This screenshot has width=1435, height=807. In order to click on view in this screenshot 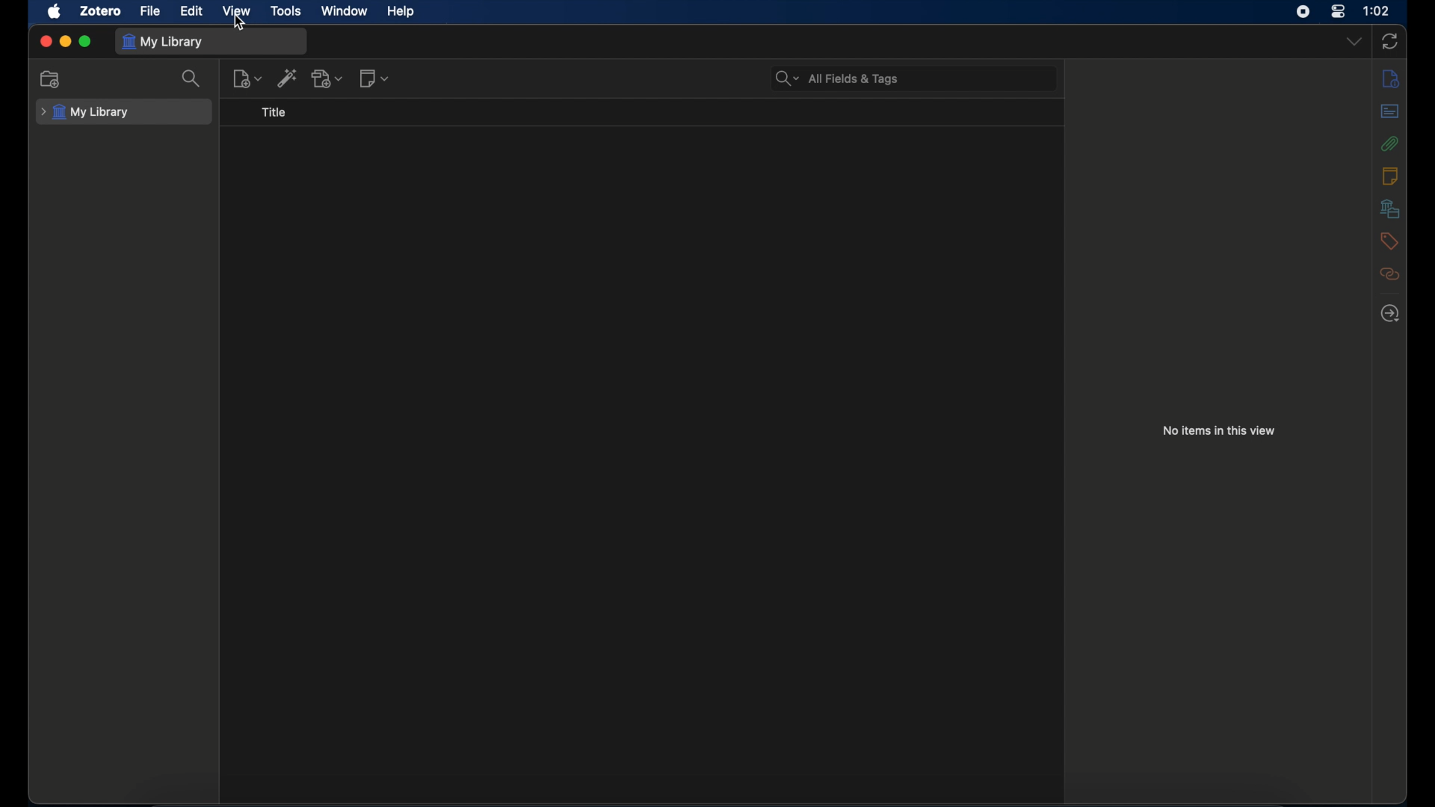, I will do `click(235, 11)`.